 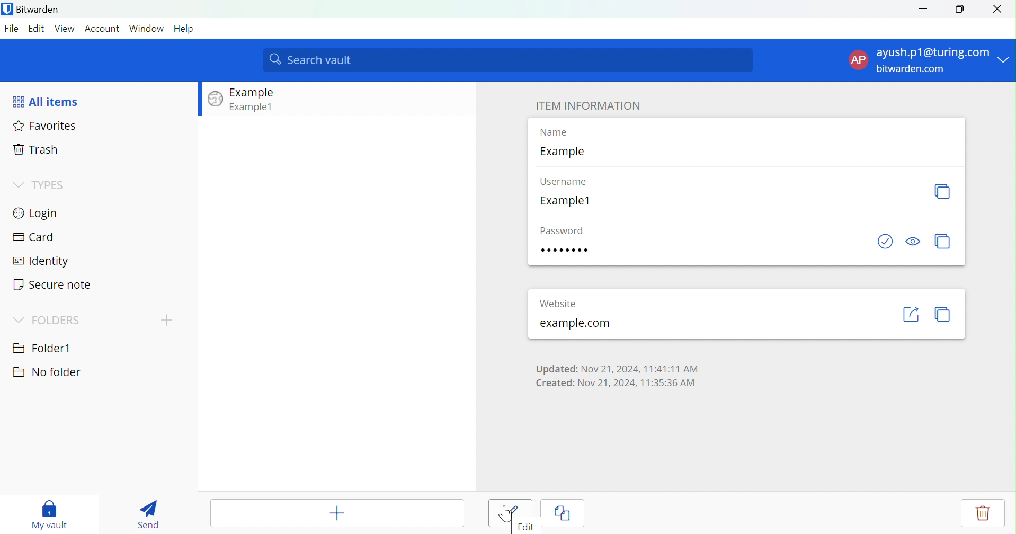 I want to click on Bitwarden, so click(x=33, y=10).